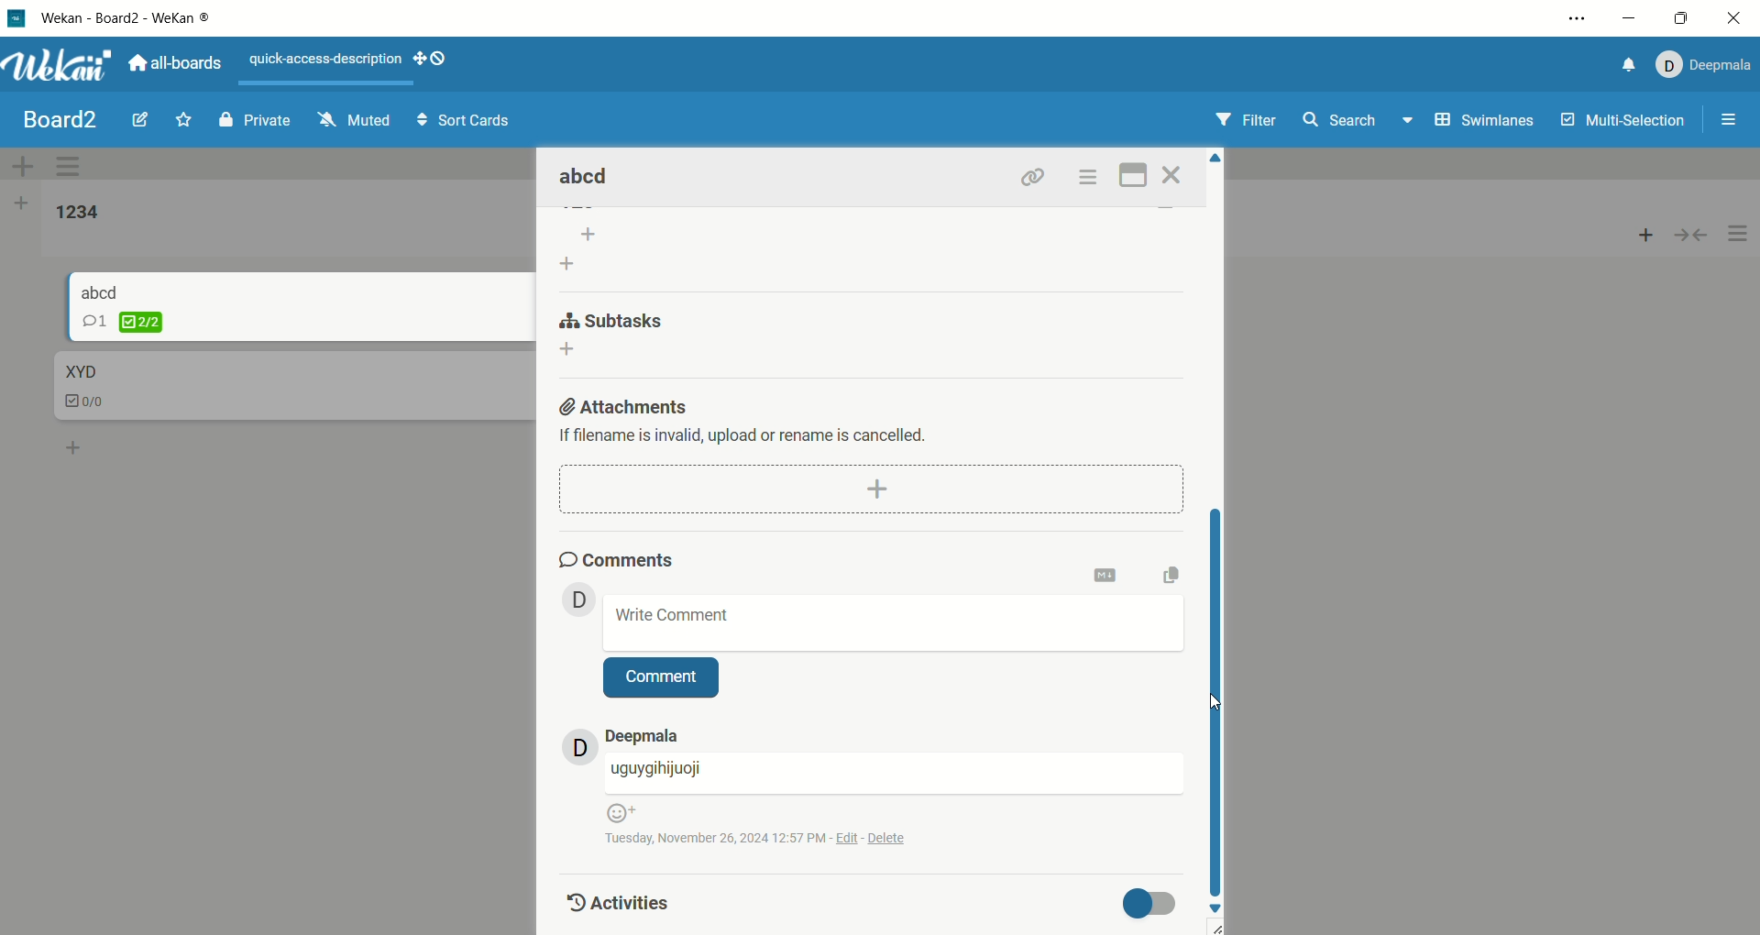  Describe the element at coordinates (1732, 21) in the screenshot. I see `close` at that location.